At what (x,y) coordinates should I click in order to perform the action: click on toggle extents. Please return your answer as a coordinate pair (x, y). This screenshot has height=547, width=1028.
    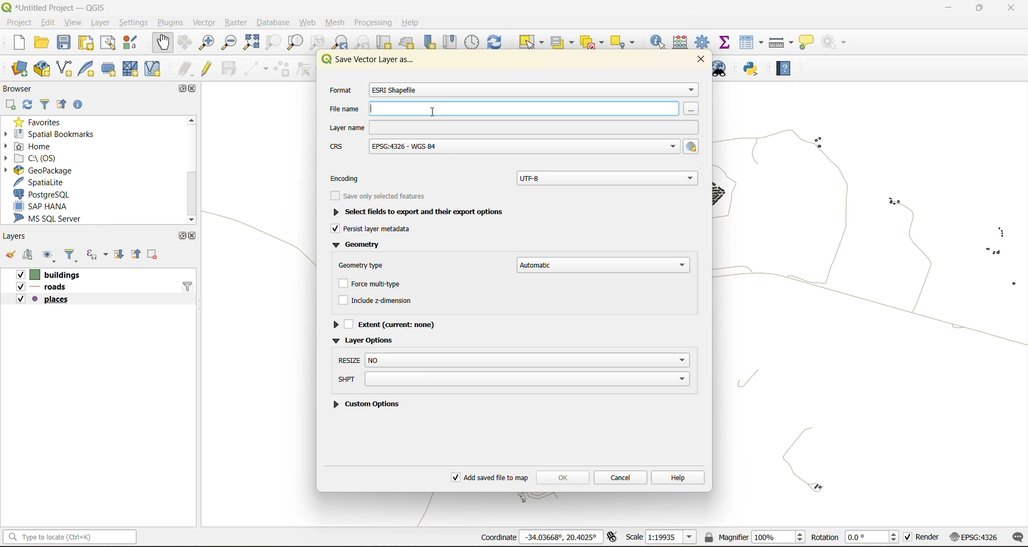
    Looking at the image, I should click on (613, 537).